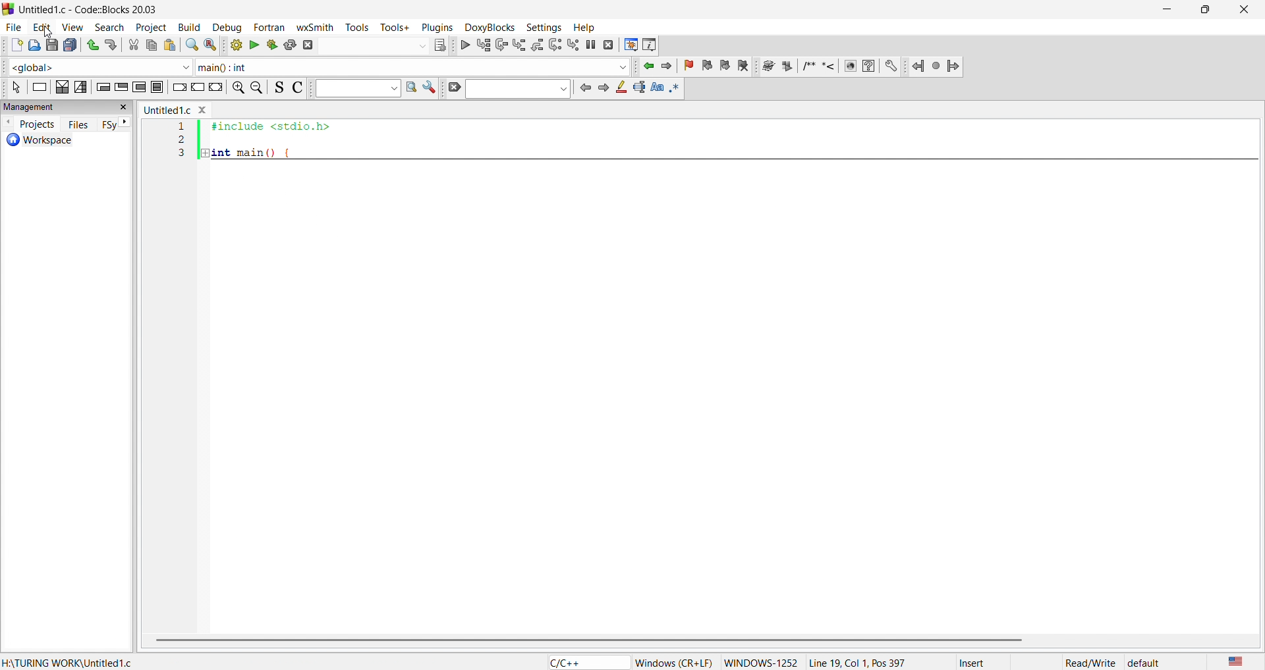  Describe the element at coordinates (868, 66) in the screenshot. I see `help` at that location.